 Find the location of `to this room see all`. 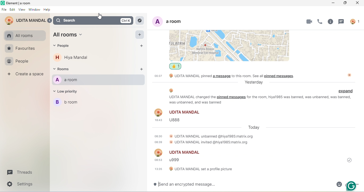

to this room see all is located at coordinates (248, 76).